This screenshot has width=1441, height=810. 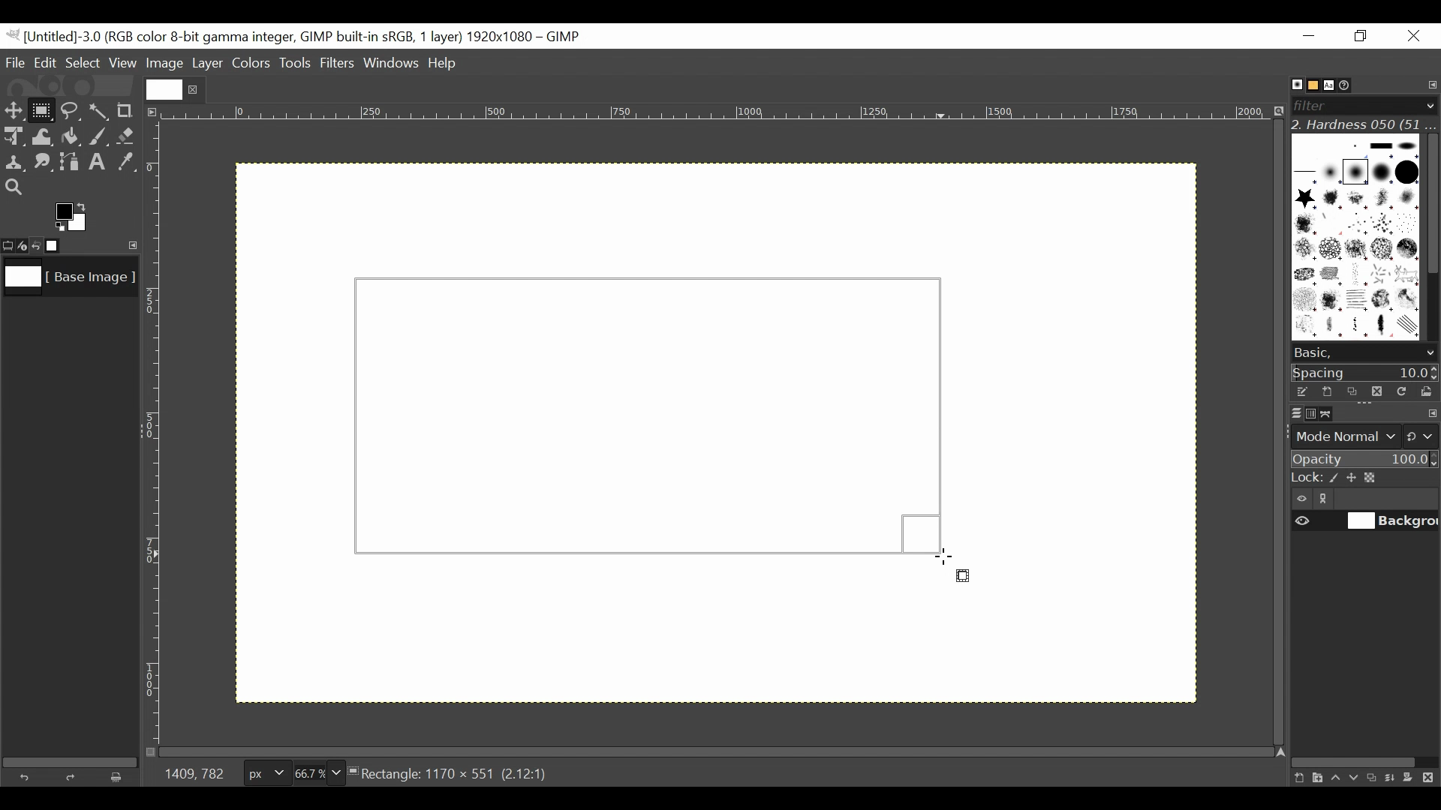 I want to click on Windows, so click(x=393, y=64).